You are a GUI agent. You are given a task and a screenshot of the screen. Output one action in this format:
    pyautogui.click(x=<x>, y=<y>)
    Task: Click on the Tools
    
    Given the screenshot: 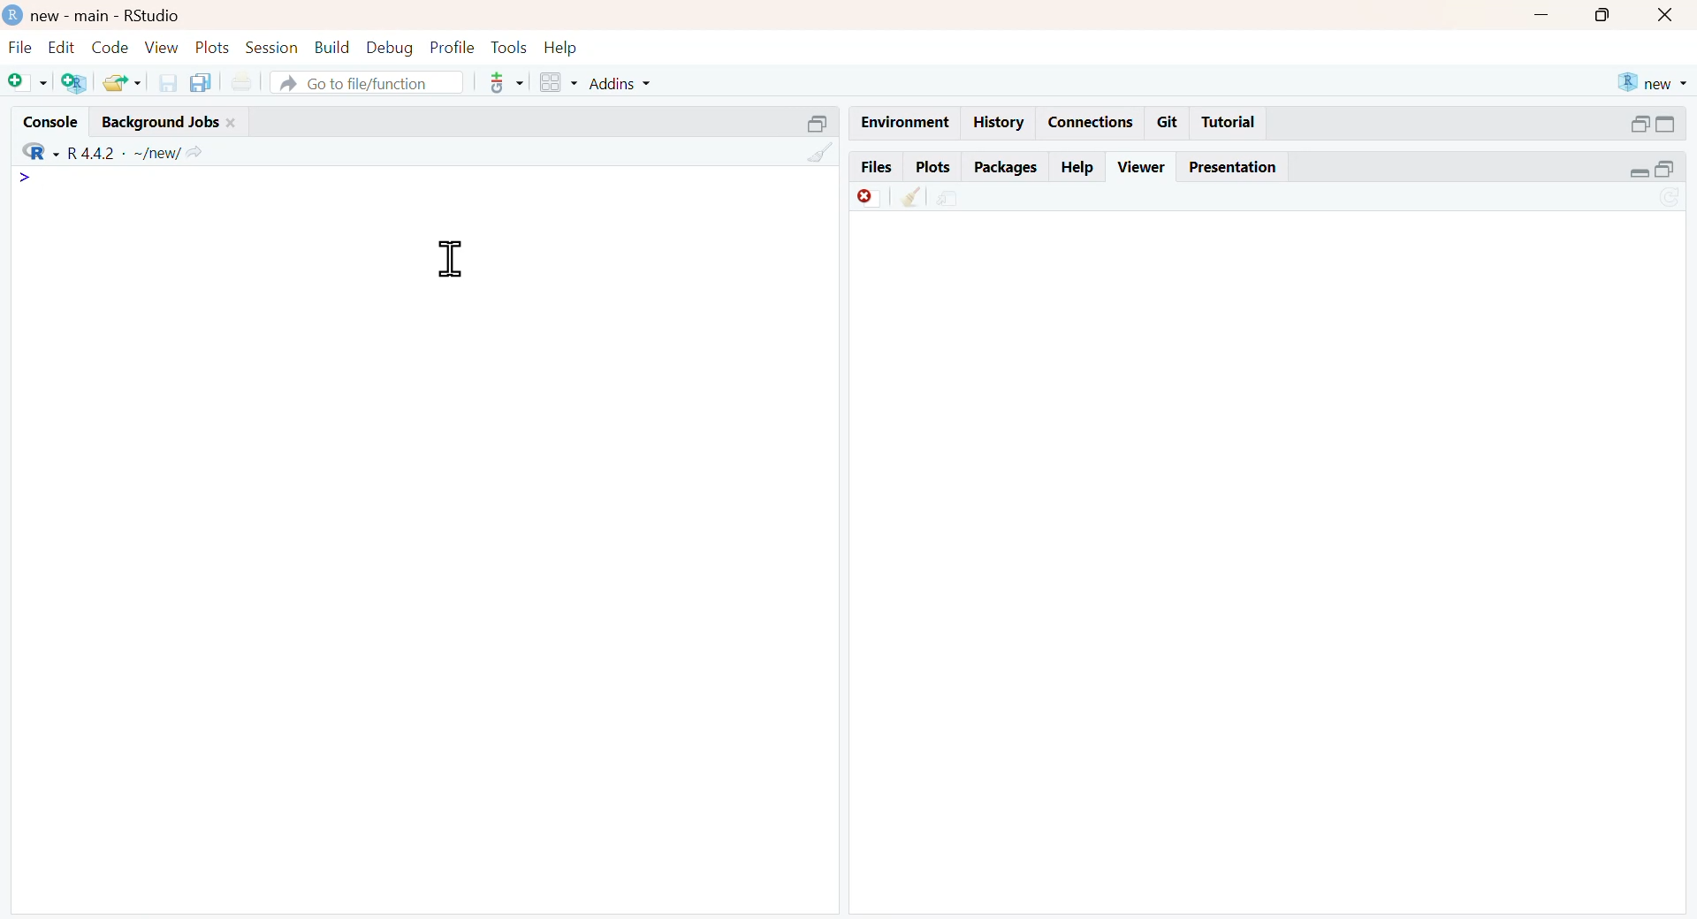 What is the action you would take?
    pyautogui.click(x=506, y=45)
    